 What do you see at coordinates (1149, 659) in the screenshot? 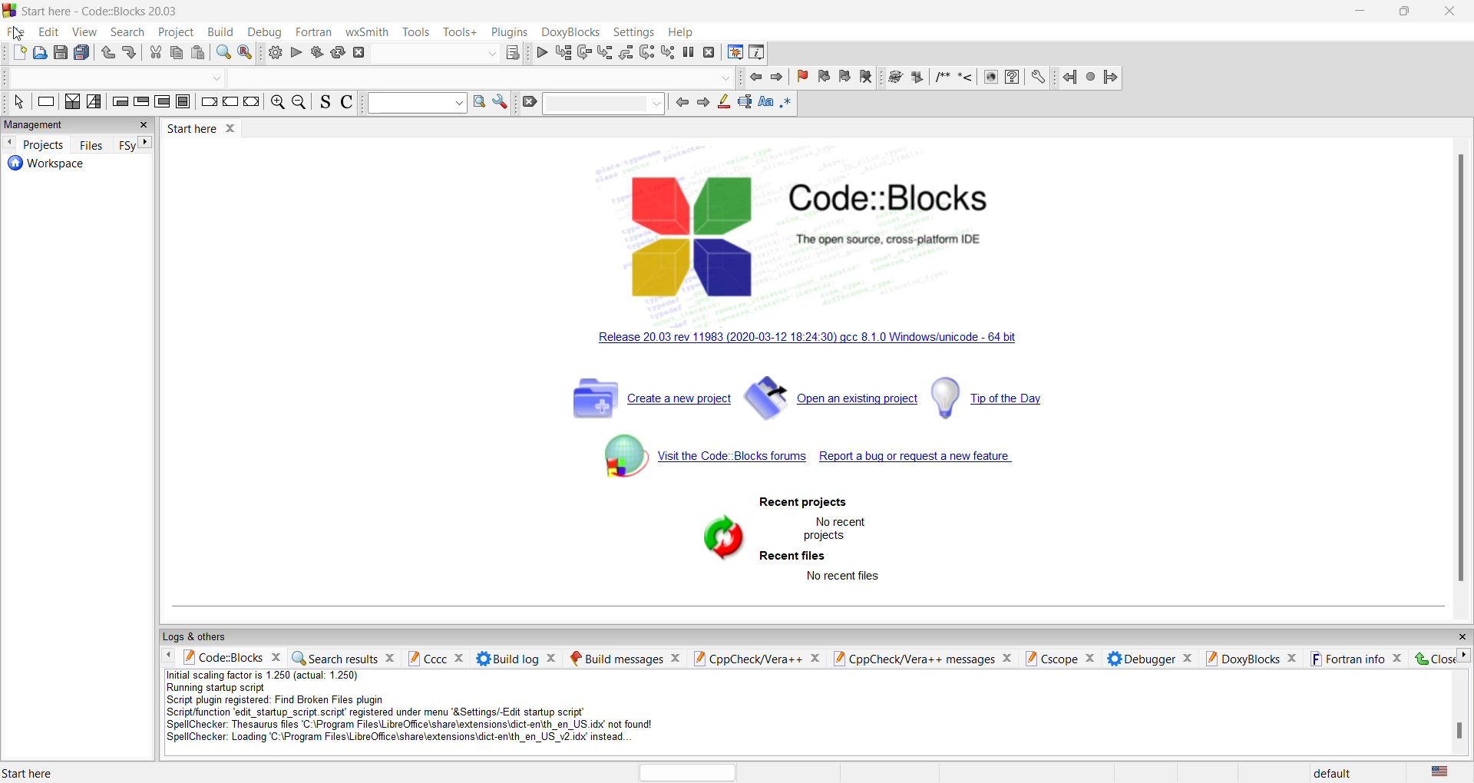
I see `Debugger` at bounding box center [1149, 659].